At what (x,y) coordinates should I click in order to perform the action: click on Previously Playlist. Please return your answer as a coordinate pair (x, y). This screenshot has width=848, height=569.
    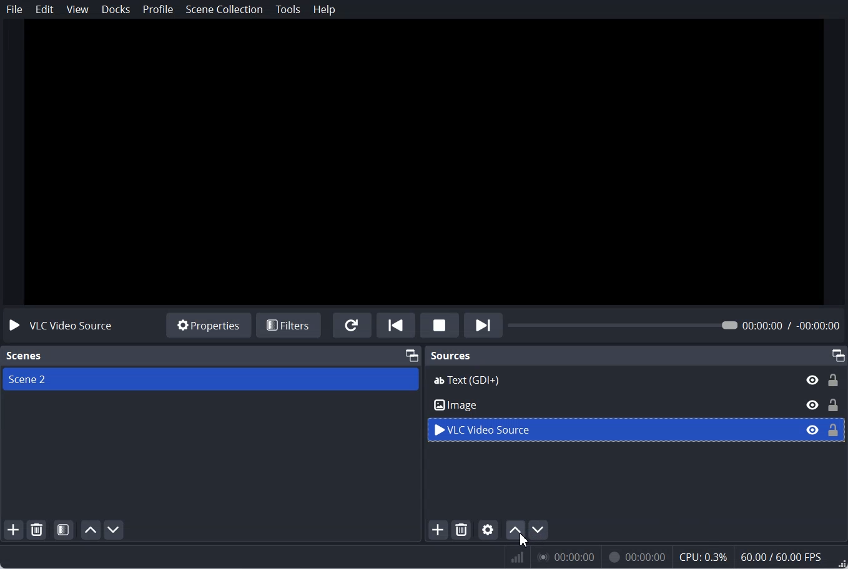
    Looking at the image, I should click on (396, 324).